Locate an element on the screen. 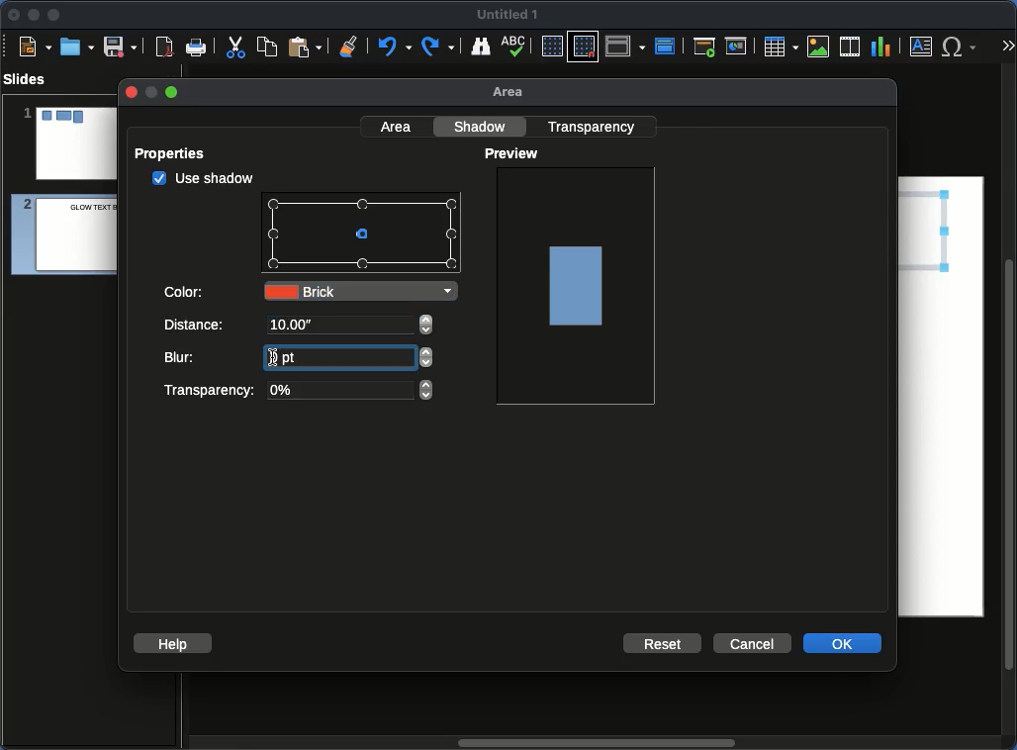 This screenshot has width=1017, height=750. 10.00 is located at coordinates (292, 326).